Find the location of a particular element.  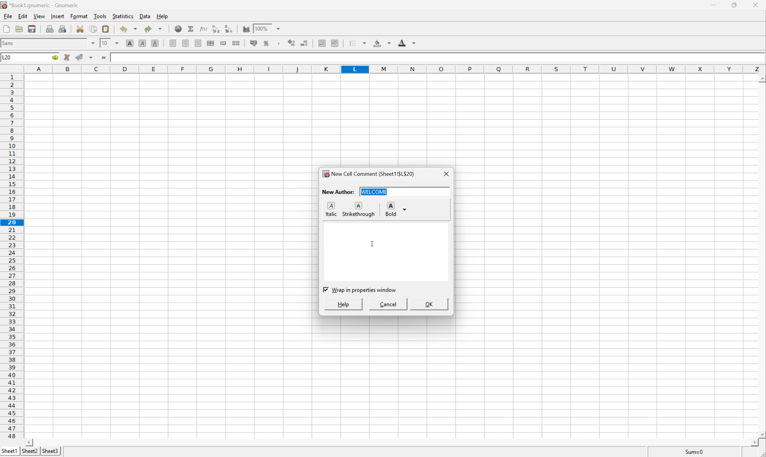

Center horizontally across selection is located at coordinates (210, 43).